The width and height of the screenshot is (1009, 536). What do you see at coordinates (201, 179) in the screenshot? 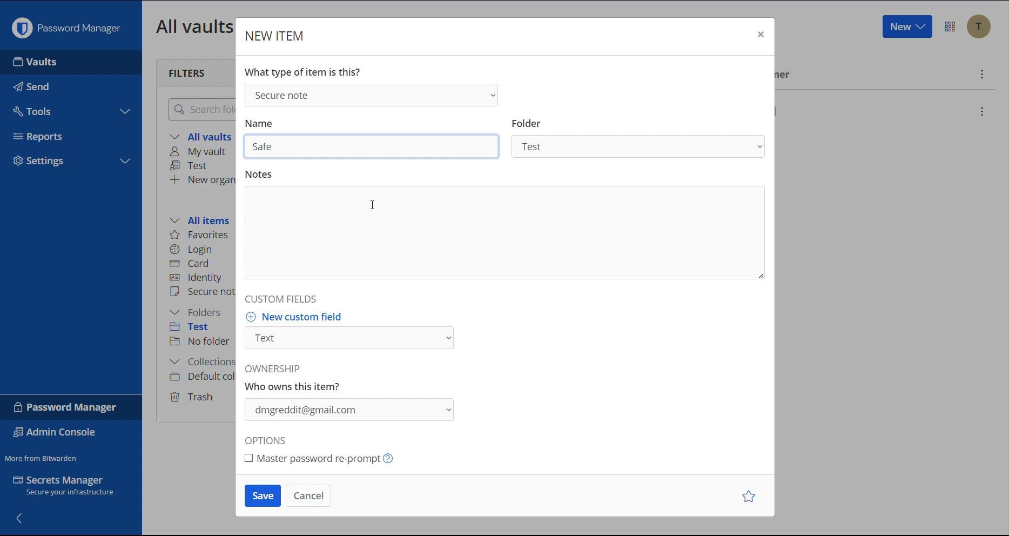
I see `New organization` at bounding box center [201, 179].